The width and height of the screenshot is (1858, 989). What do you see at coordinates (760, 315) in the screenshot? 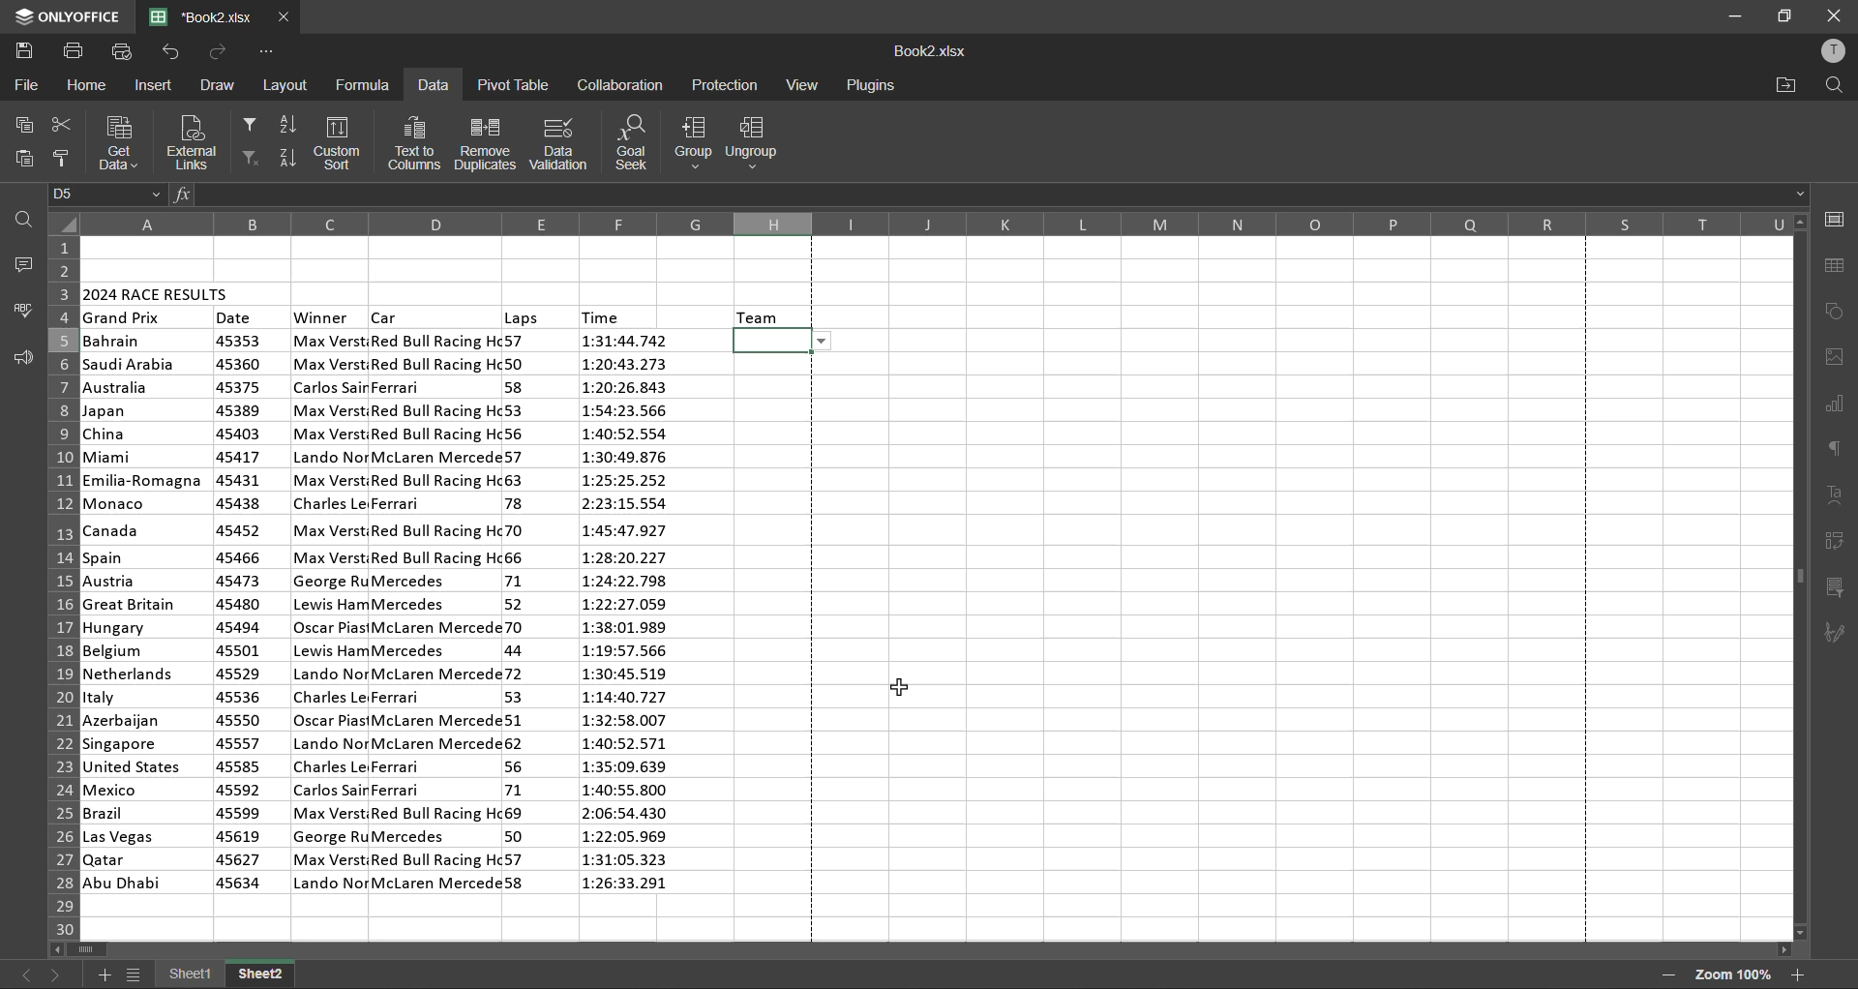
I see `team` at bounding box center [760, 315].